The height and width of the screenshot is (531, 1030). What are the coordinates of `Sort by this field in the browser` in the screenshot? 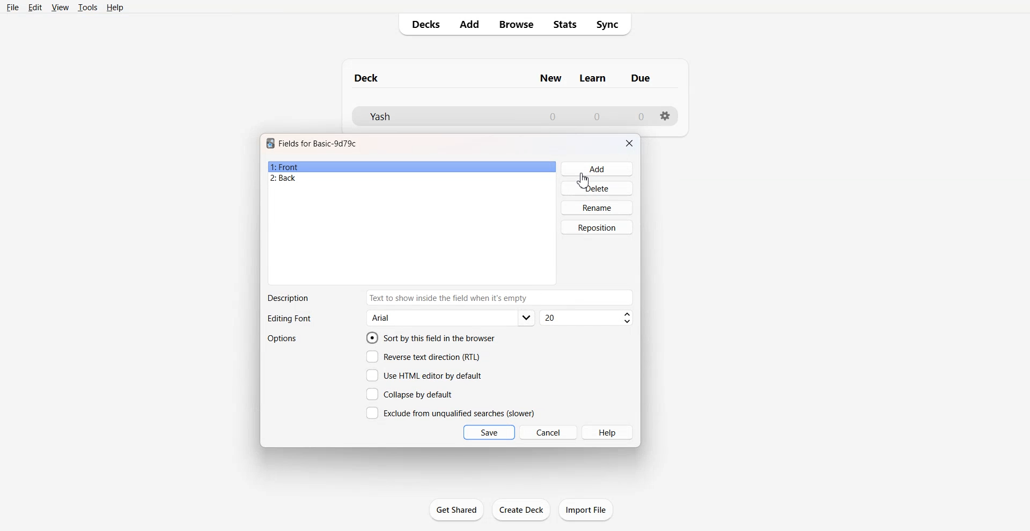 It's located at (431, 337).